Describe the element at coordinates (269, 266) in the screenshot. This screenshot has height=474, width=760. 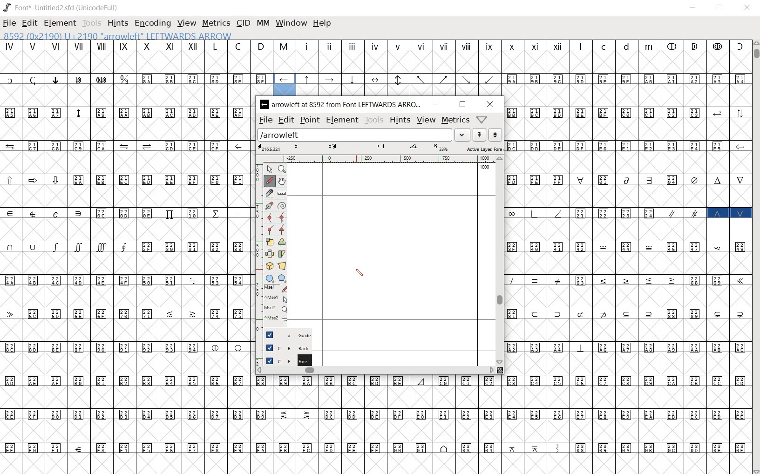
I see `rotate the selection in 3D and project back to plane` at that location.